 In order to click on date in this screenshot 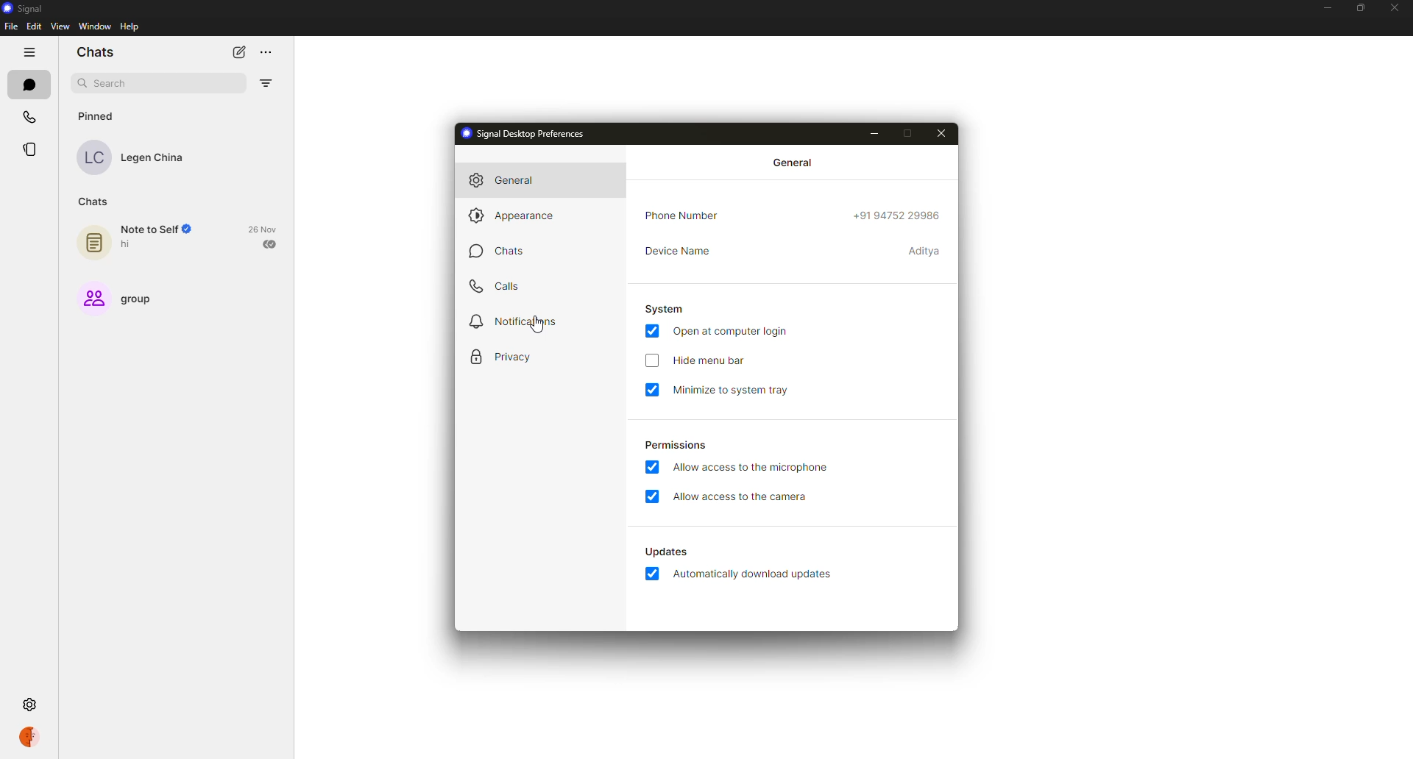, I will do `click(265, 229)`.